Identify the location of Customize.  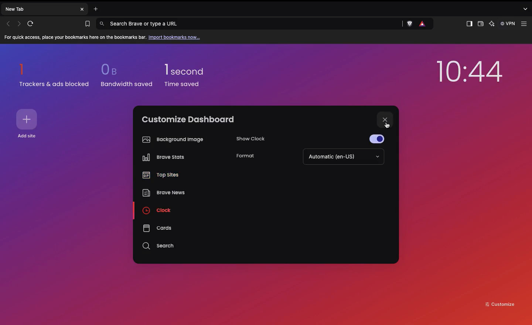
(500, 304).